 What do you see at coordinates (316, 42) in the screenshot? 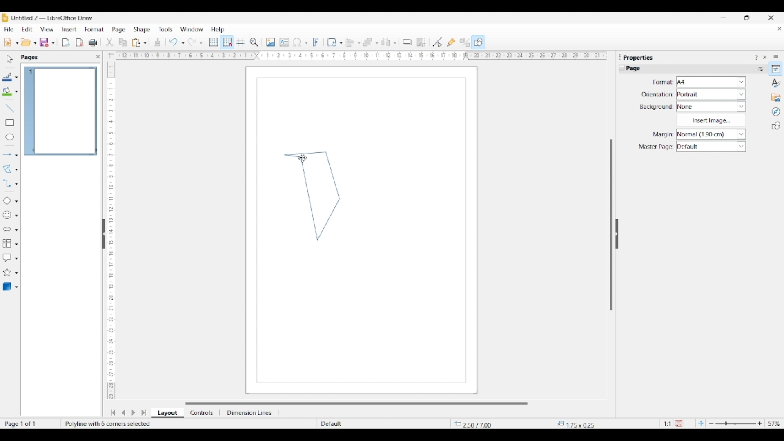
I see `Insert fontwork text` at bounding box center [316, 42].